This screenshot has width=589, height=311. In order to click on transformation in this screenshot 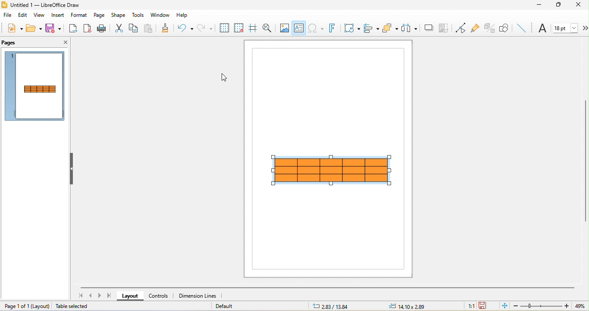, I will do `click(350, 27)`.